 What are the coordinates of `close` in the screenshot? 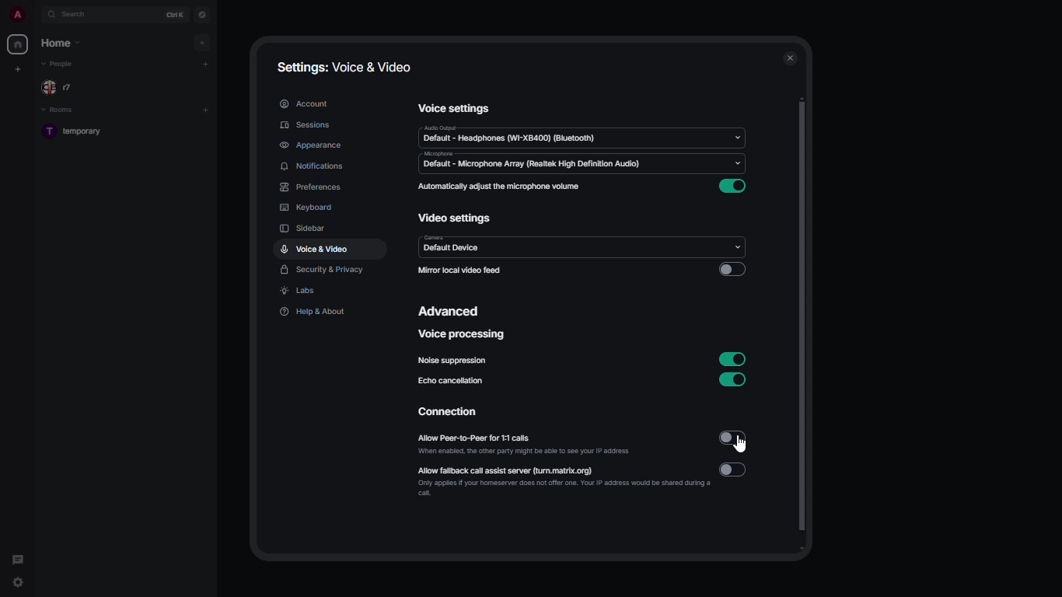 It's located at (791, 55).